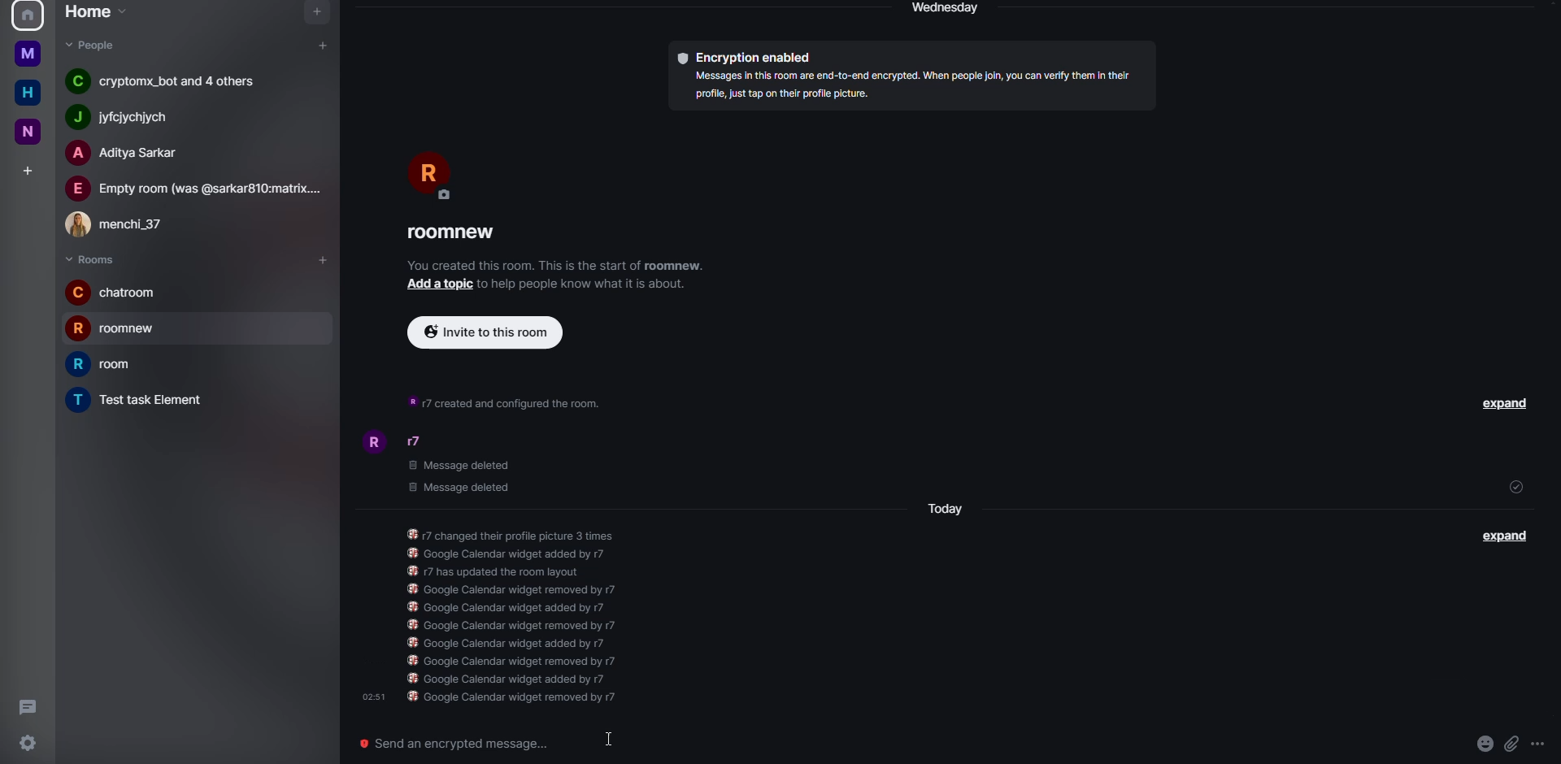  Describe the element at coordinates (25, 15) in the screenshot. I see `profile` at that location.